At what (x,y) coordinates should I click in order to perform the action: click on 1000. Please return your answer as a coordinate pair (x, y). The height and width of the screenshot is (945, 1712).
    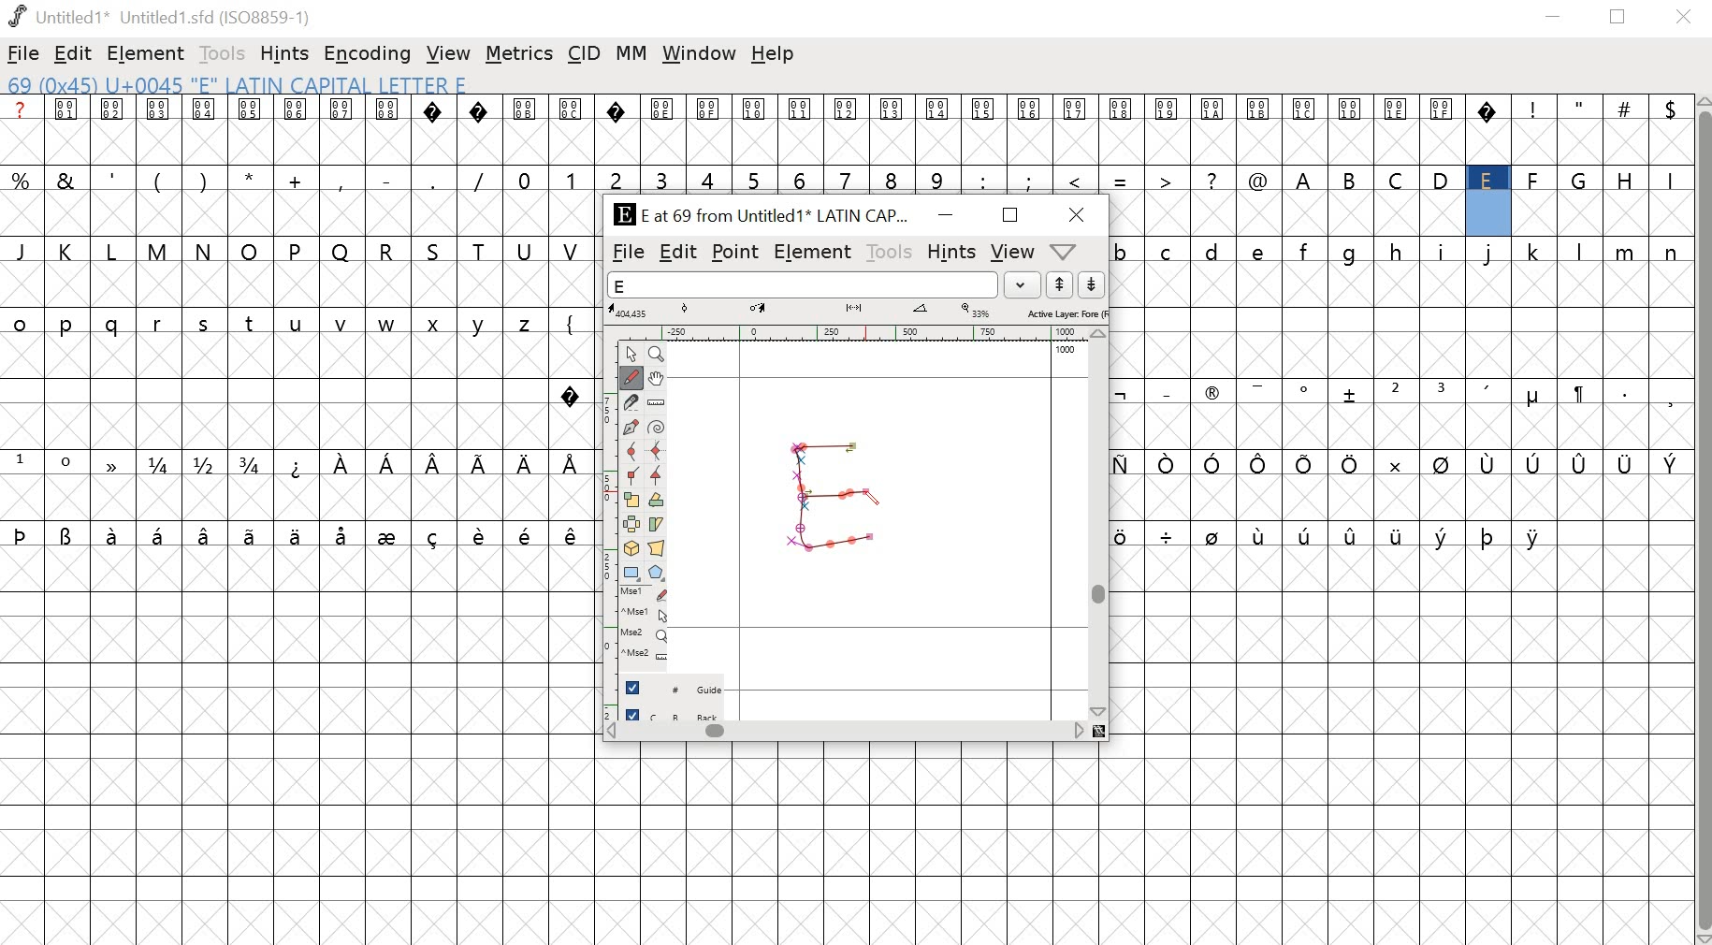
    Looking at the image, I should click on (1066, 350).